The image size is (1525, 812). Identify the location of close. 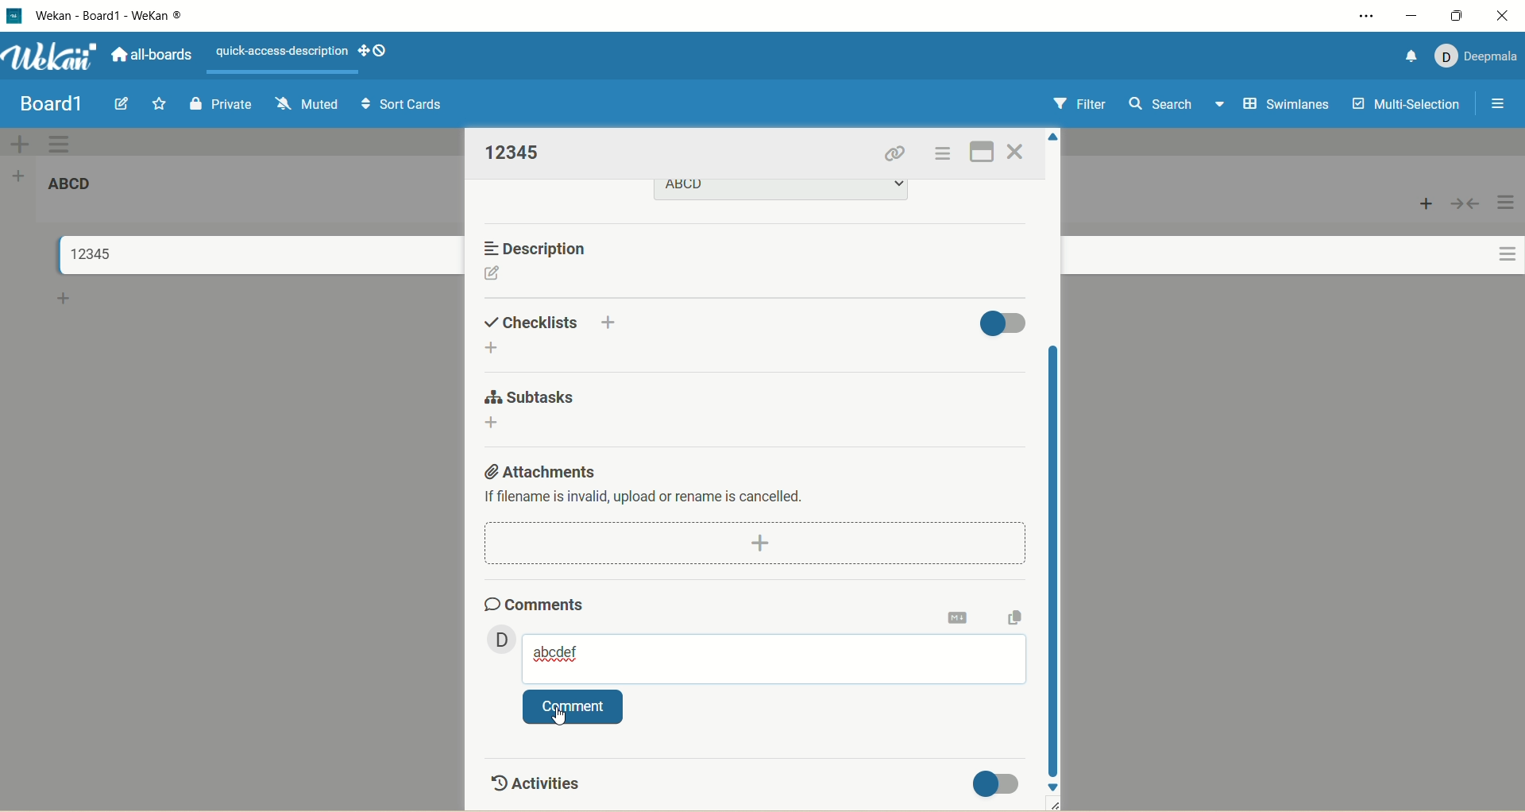
(1503, 15).